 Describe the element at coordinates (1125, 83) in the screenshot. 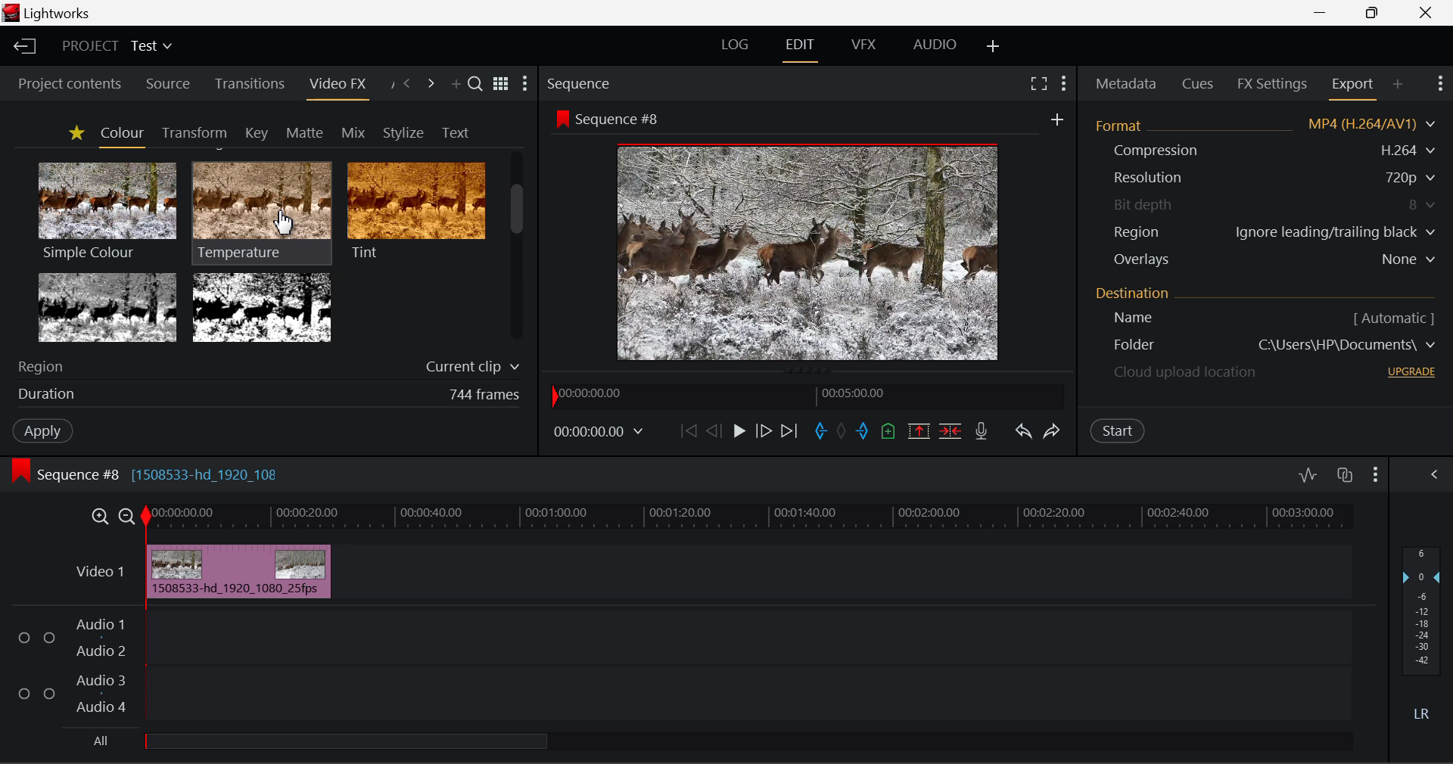

I see `Metadata` at that location.